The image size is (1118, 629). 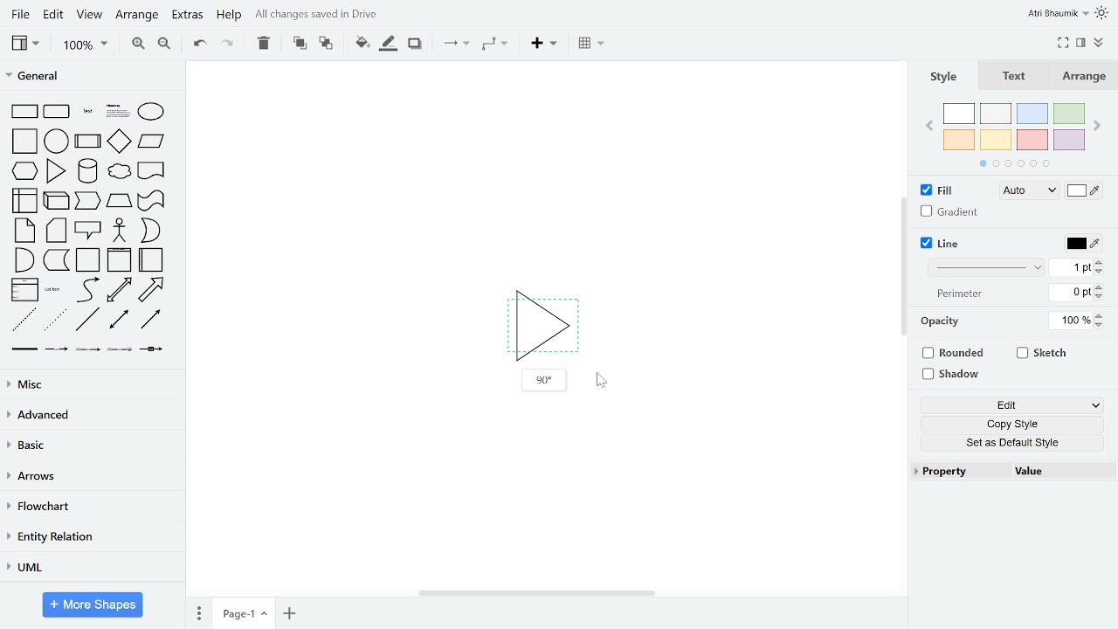 I want to click on document, so click(x=151, y=169).